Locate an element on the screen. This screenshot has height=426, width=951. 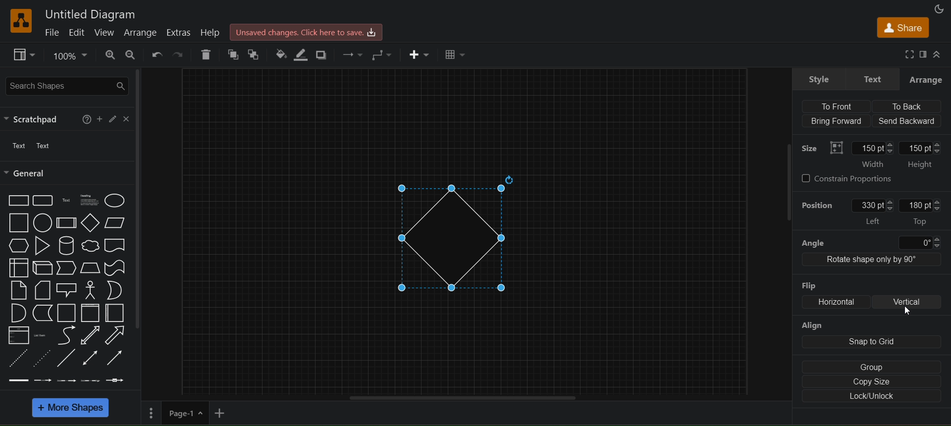
height is located at coordinates (922, 156).